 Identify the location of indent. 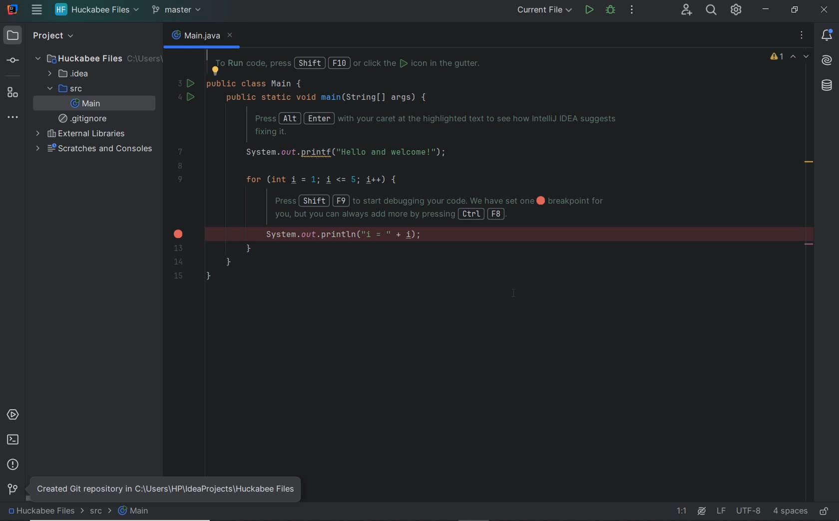
(789, 511).